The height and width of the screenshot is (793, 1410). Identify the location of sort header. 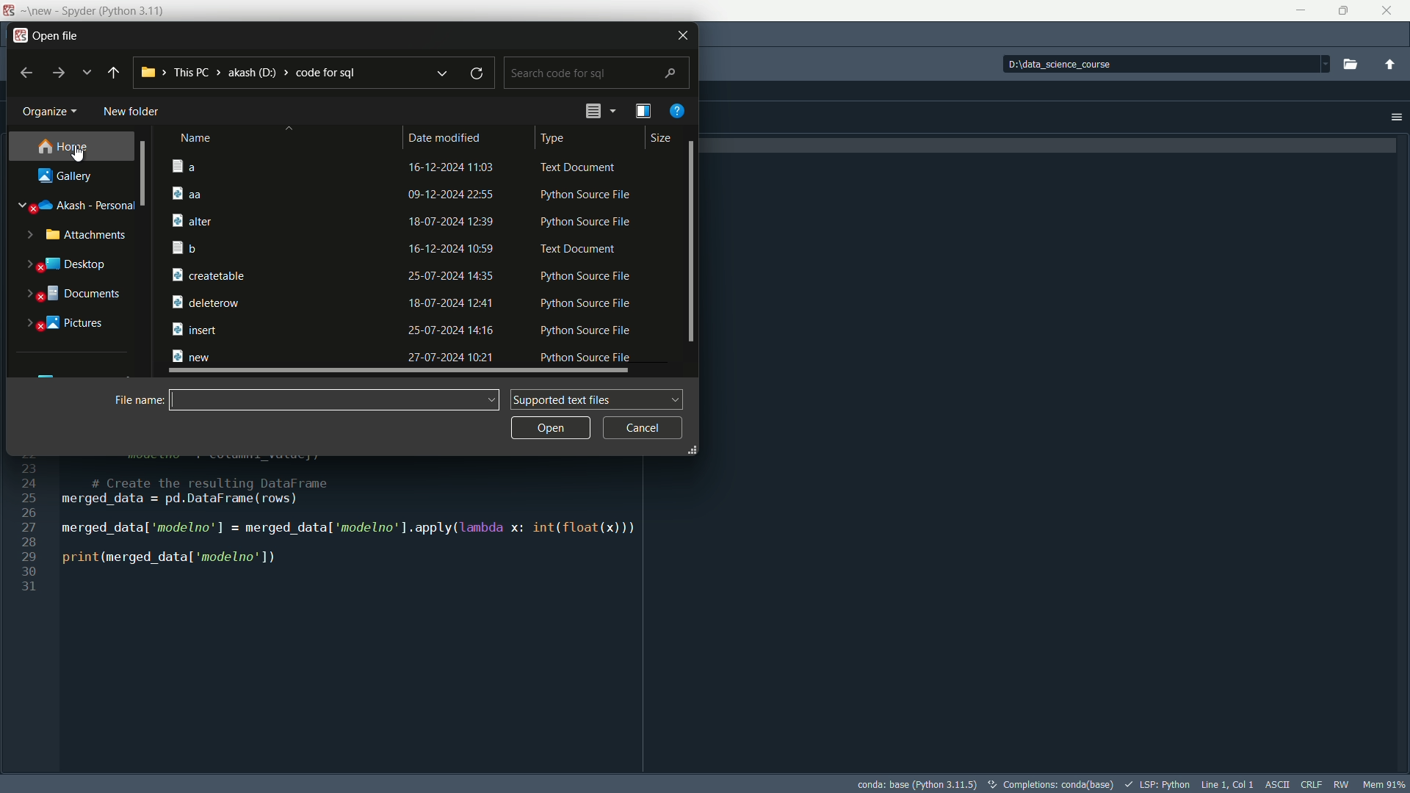
(284, 137).